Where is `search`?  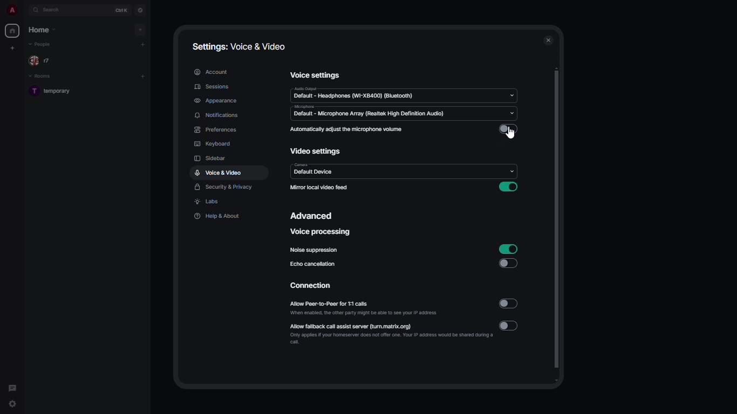 search is located at coordinates (53, 10).